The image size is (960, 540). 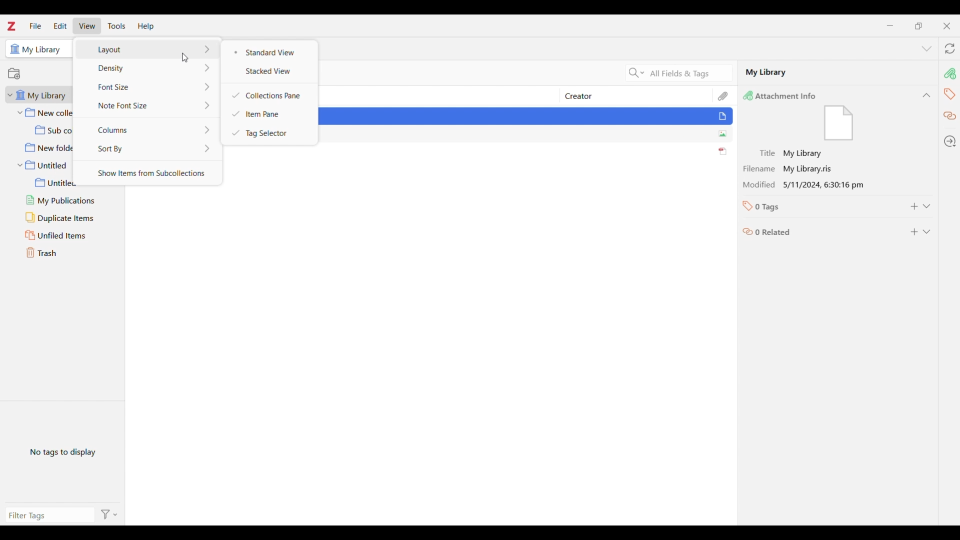 What do you see at coordinates (919, 26) in the screenshot?
I see `Show interface in a smaller tab` at bounding box center [919, 26].